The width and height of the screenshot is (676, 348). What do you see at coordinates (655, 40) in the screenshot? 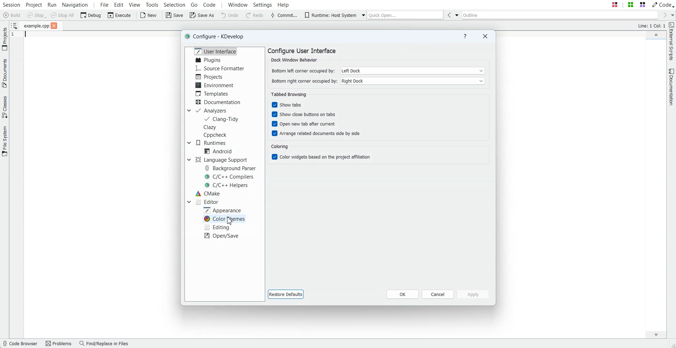
I see `File Overview` at bounding box center [655, 40].